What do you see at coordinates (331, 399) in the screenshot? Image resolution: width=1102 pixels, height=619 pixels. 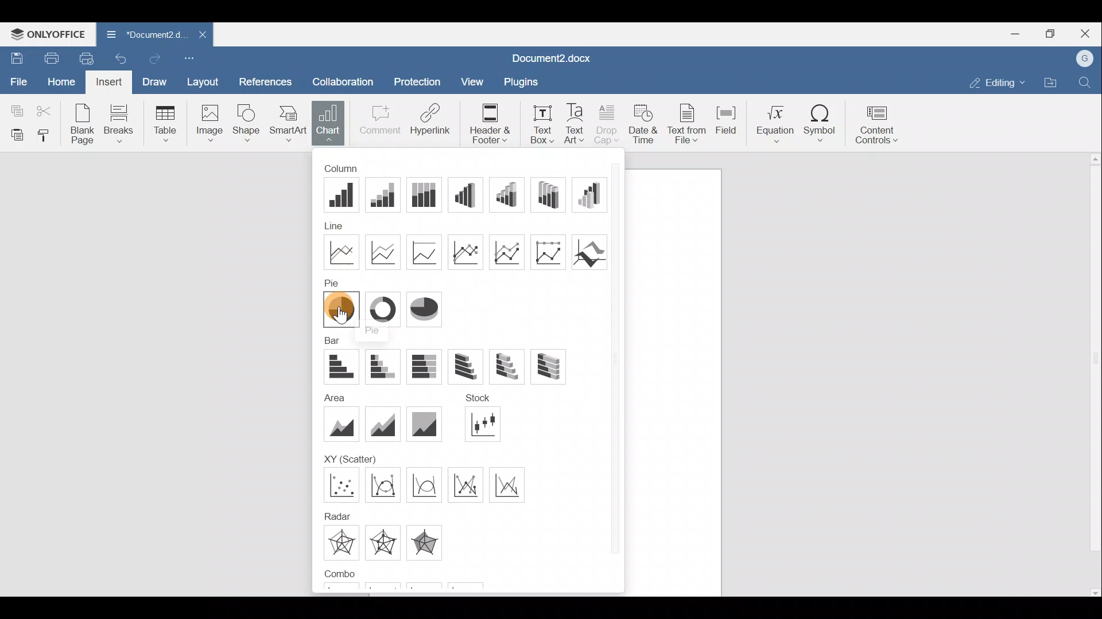 I see `Area` at bounding box center [331, 399].